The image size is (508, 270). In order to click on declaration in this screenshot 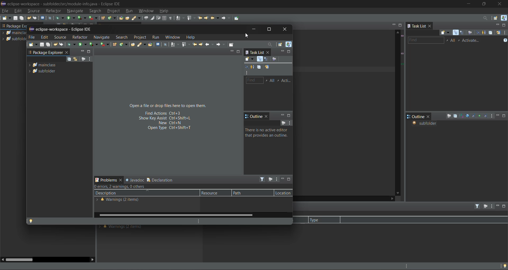, I will do `click(161, 180)`.